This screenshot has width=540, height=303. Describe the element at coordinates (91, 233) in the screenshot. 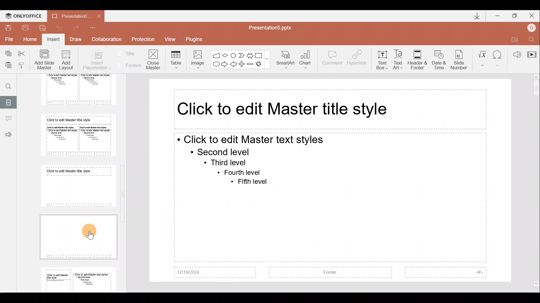

I see `Cursor` at that location.